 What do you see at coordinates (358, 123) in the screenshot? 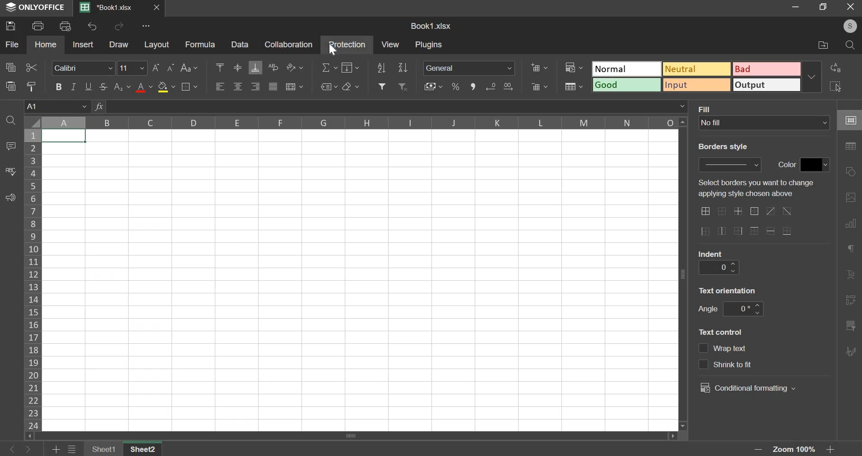
I see `column` at bounding box center [358, 123].